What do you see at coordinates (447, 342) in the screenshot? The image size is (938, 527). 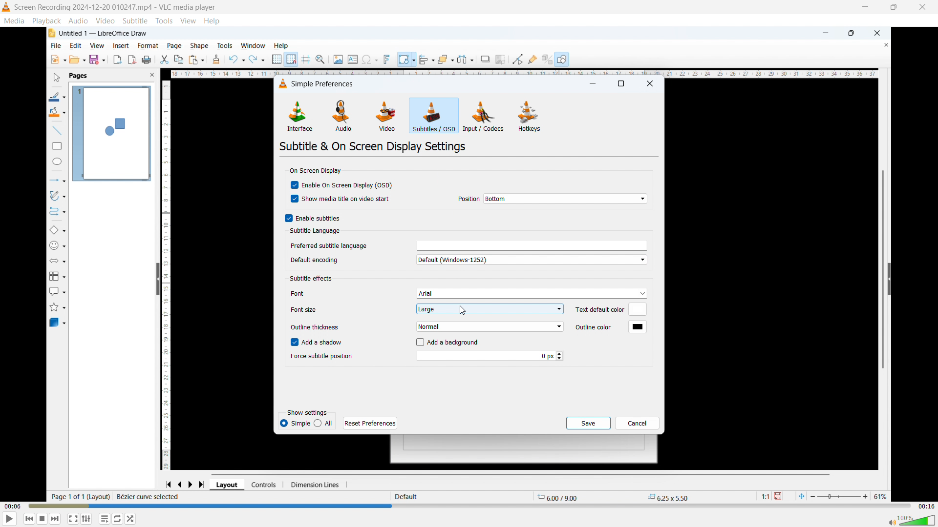 I see `Add background` at bounding box center [447, 342].